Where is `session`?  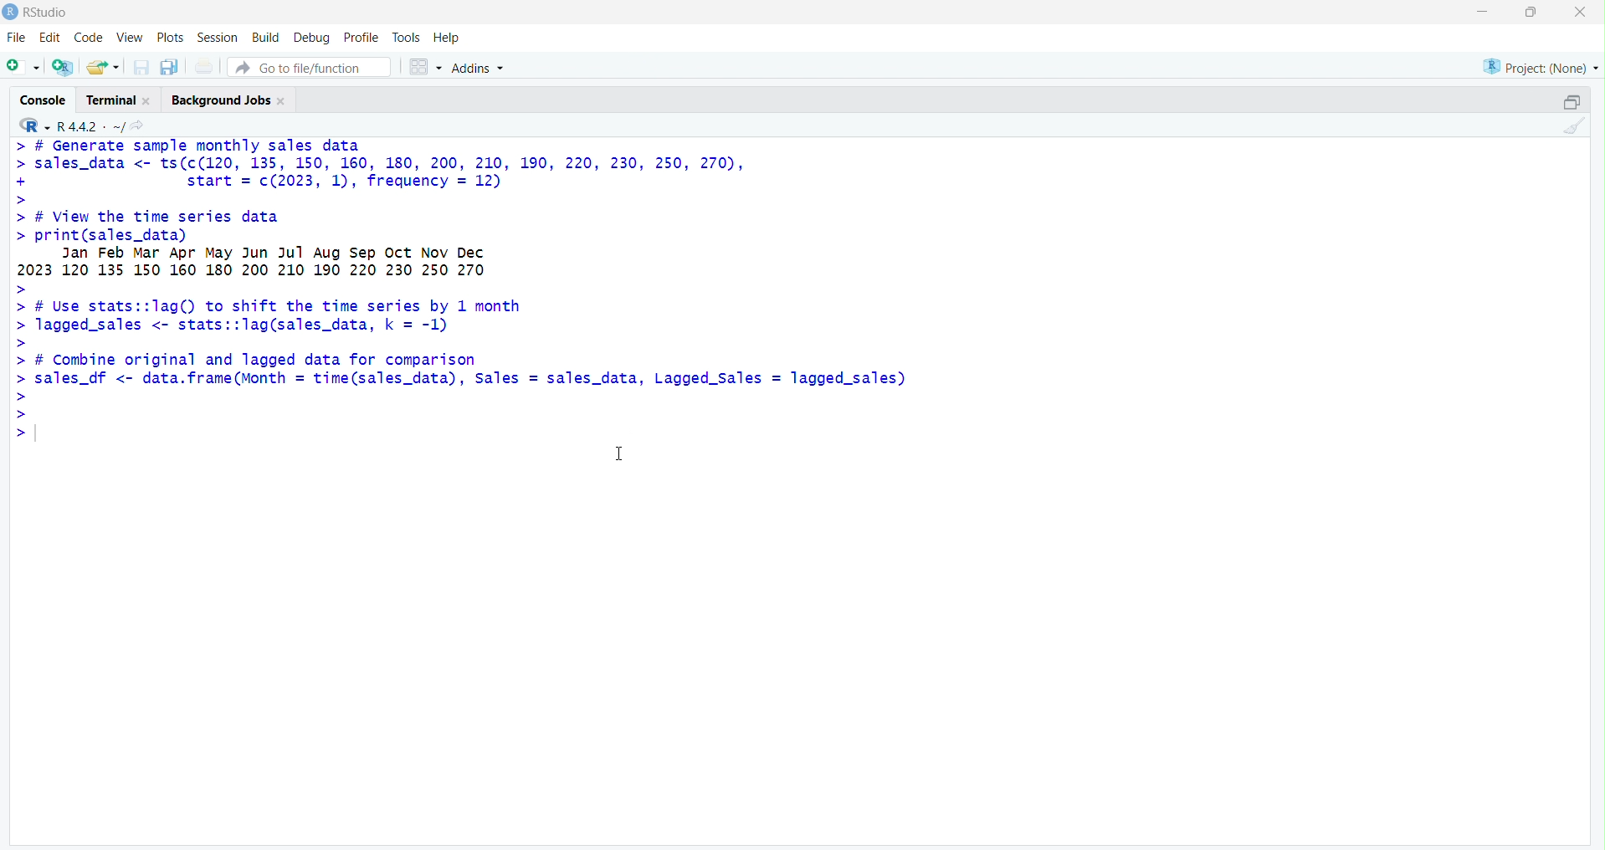
session is located at coordinates (218, 38).